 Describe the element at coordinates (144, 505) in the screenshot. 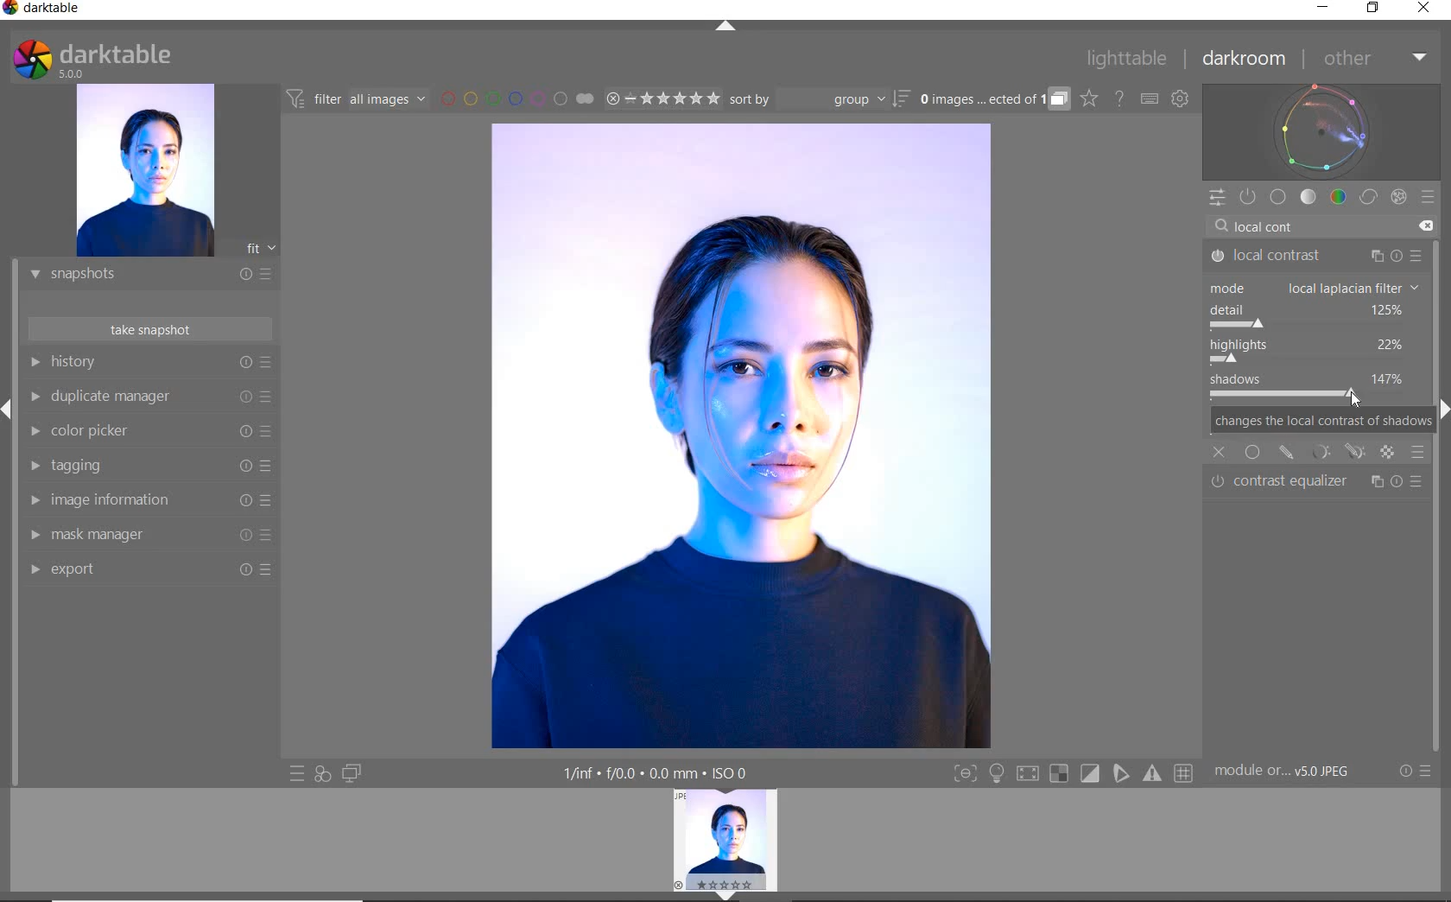

I see `IMAGE INFORMATION` at that location.